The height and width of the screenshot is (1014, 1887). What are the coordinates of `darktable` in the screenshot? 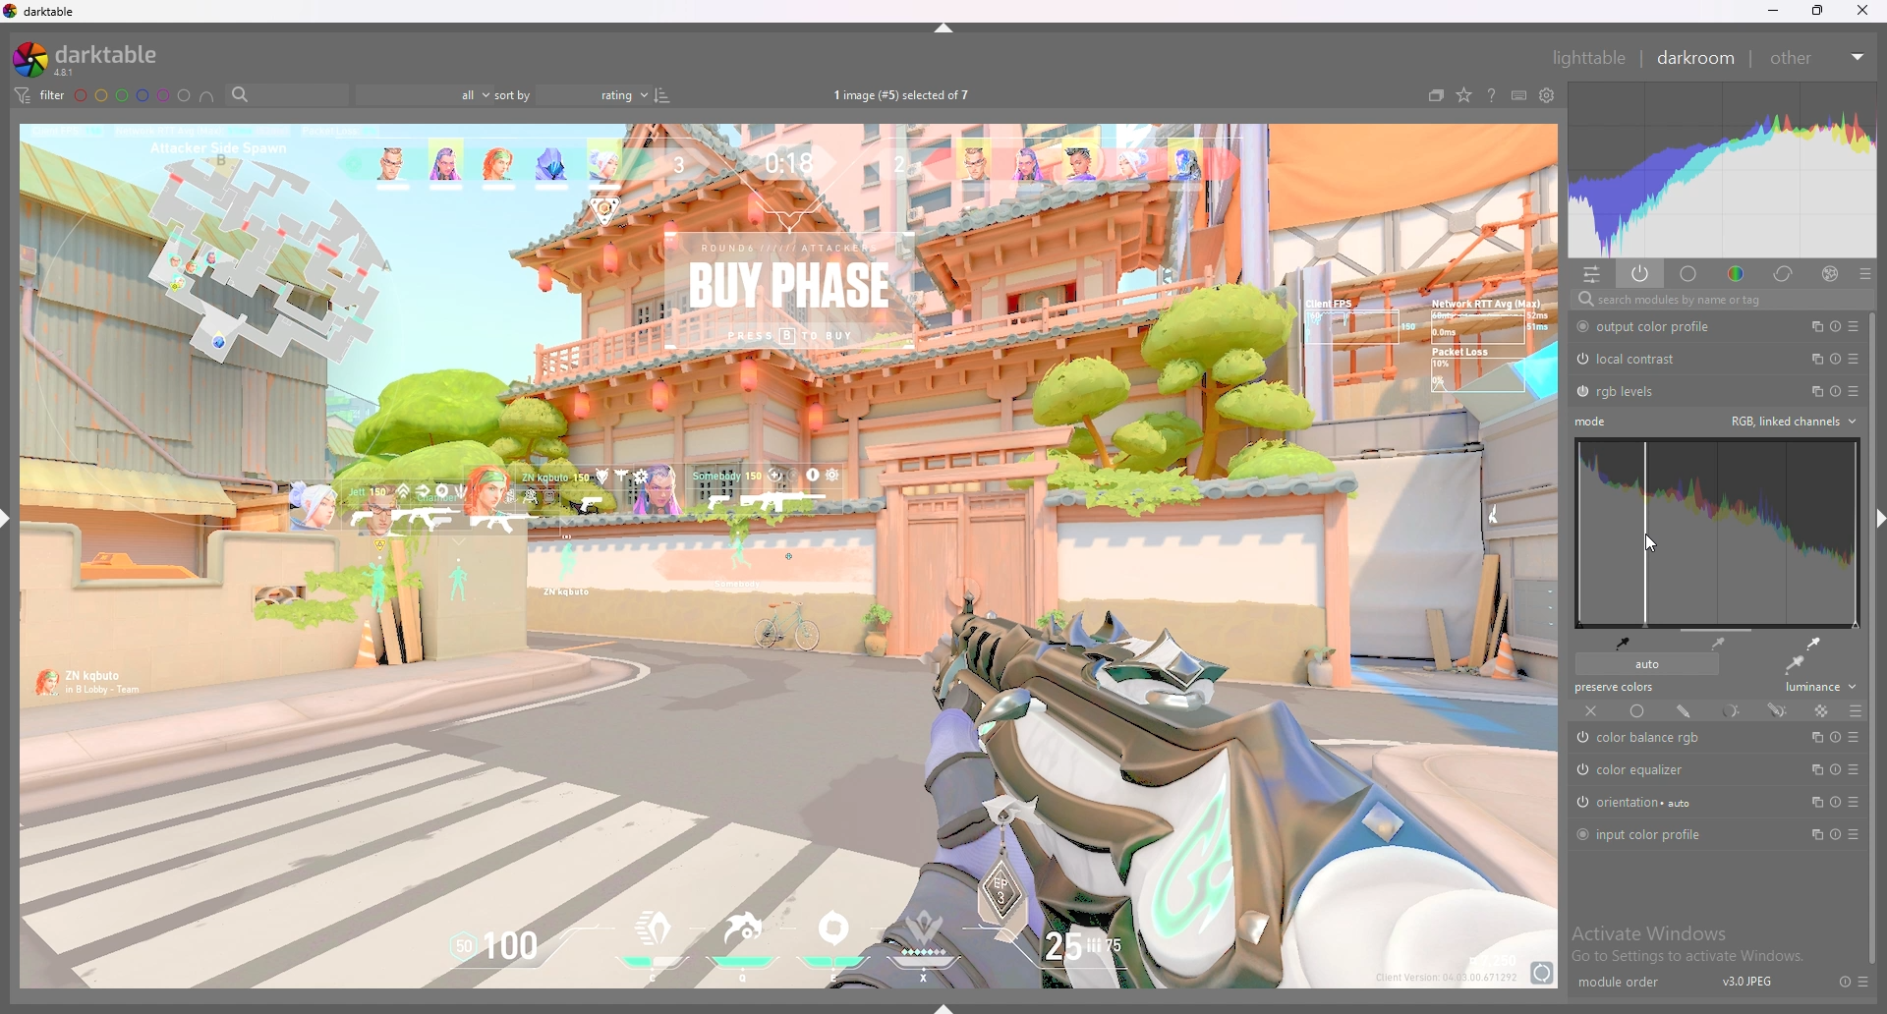 It's located at (86, 59).